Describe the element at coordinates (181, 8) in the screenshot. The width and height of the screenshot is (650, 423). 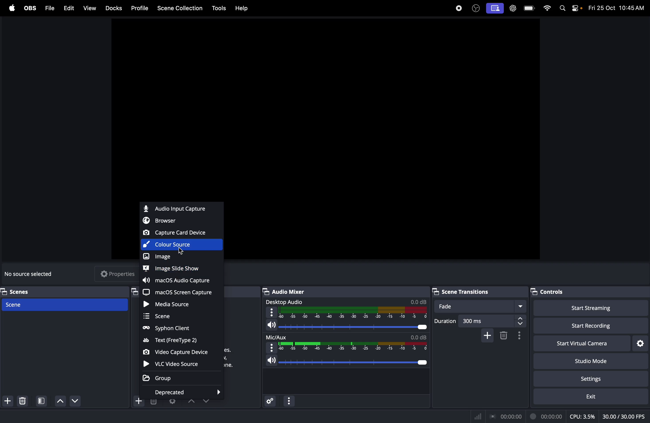
I see `Scene collection` at that location.